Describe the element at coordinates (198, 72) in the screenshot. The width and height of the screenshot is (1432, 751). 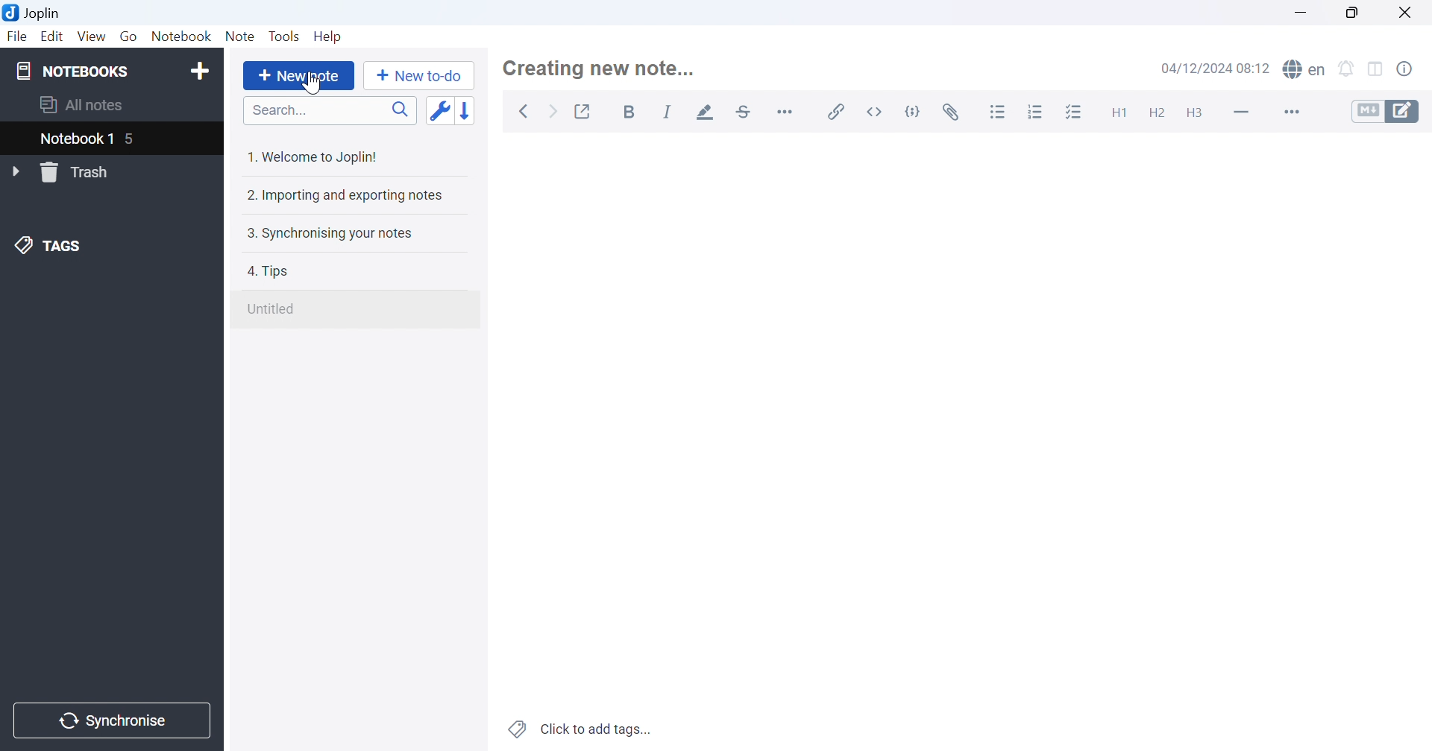
I see `Add notebook` at that location.